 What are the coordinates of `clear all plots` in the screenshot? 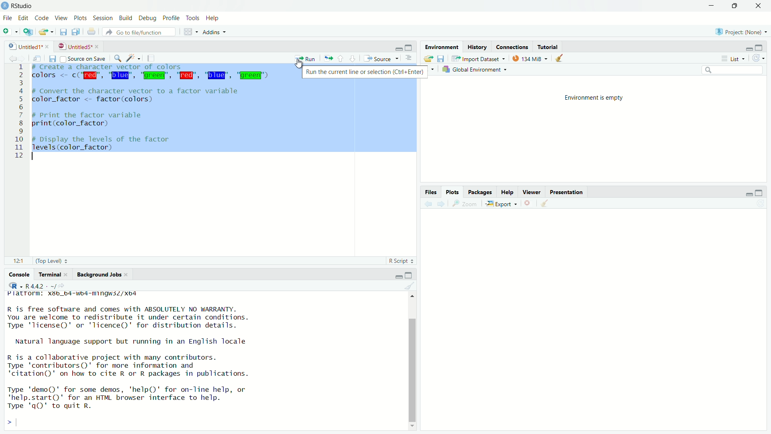 It's located at (544, 204).